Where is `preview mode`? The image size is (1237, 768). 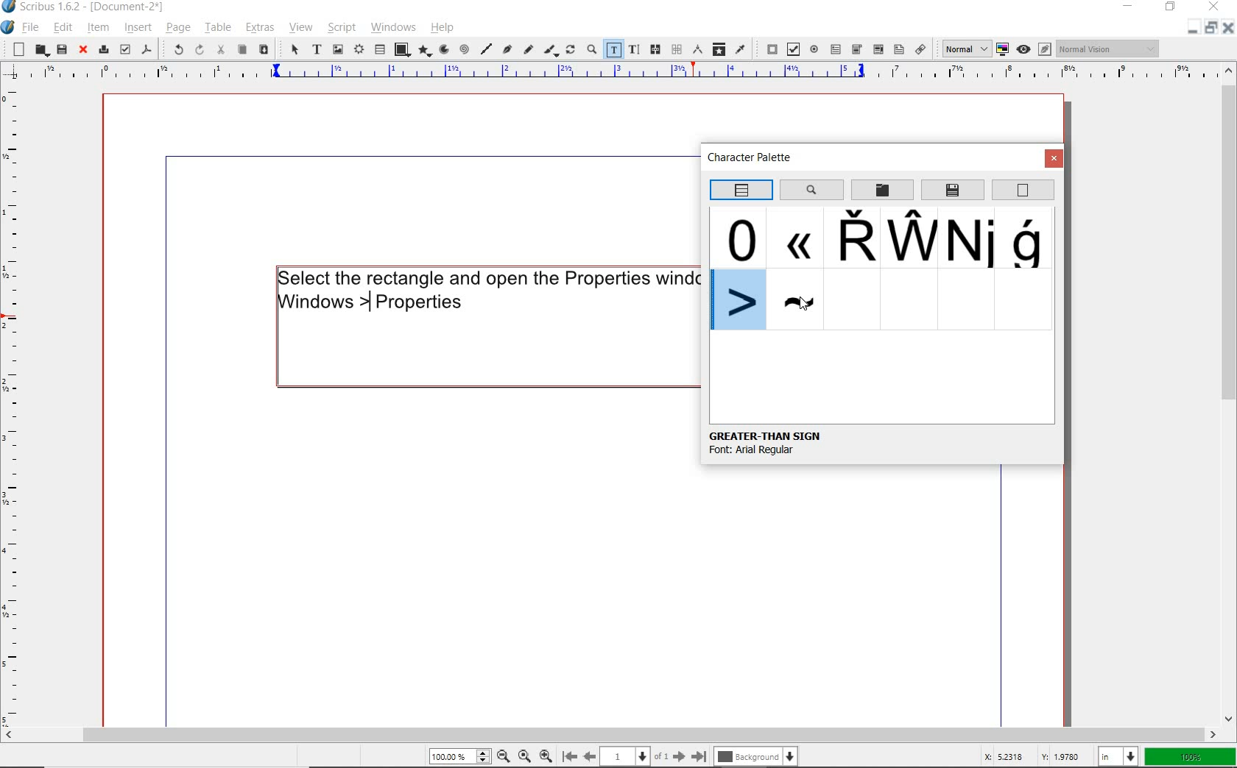
preview mode is located at coordinates (1034, 49).